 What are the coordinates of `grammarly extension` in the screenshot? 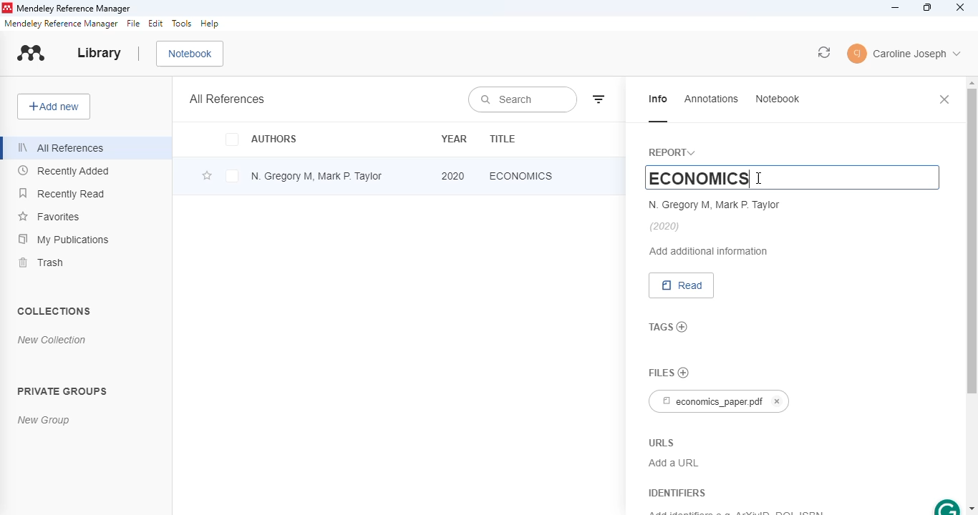 It's located at (946, 506).